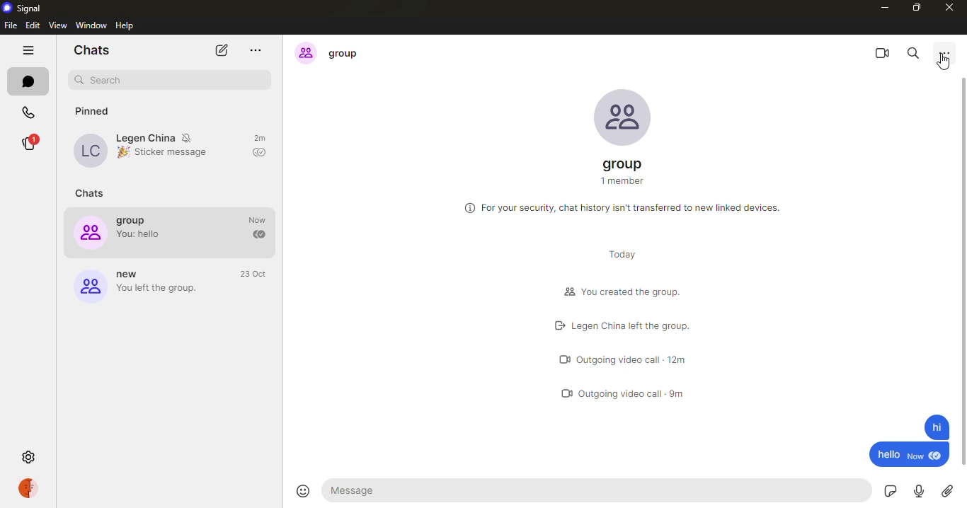 The width and height of the screenshot is (967, 508). What do you see at coordinates (90, 233) in the screenshot?
I see `profile icon` at bounding box center [90, 233].